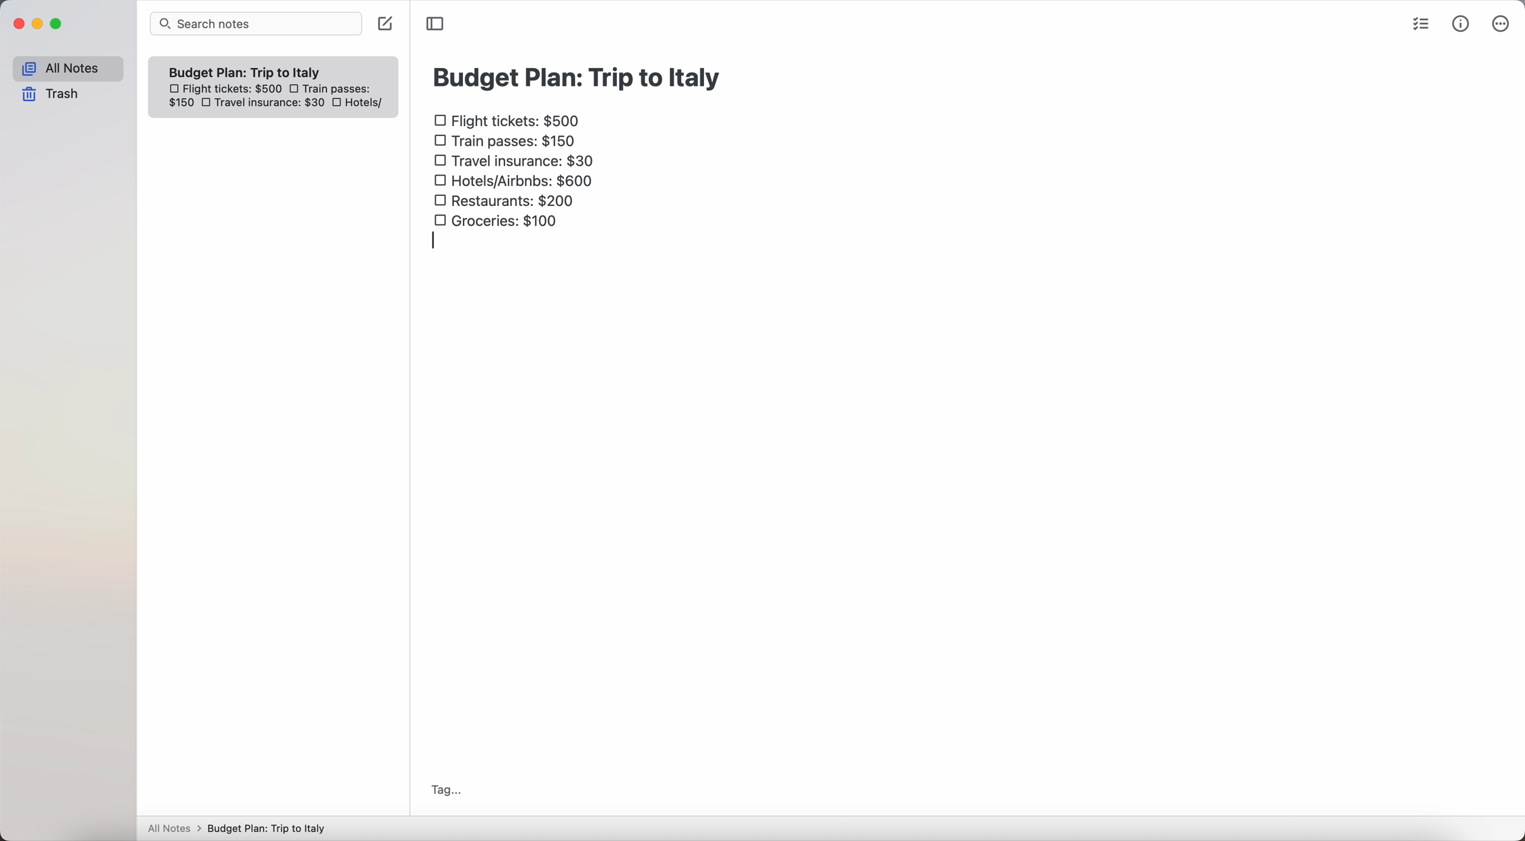 This screenshot has width=1525, height=841. What do you see at coordinates (490, 222) in the screenshot?
I see `groceries: $100 checkbox` at bounding box center [490, 222].